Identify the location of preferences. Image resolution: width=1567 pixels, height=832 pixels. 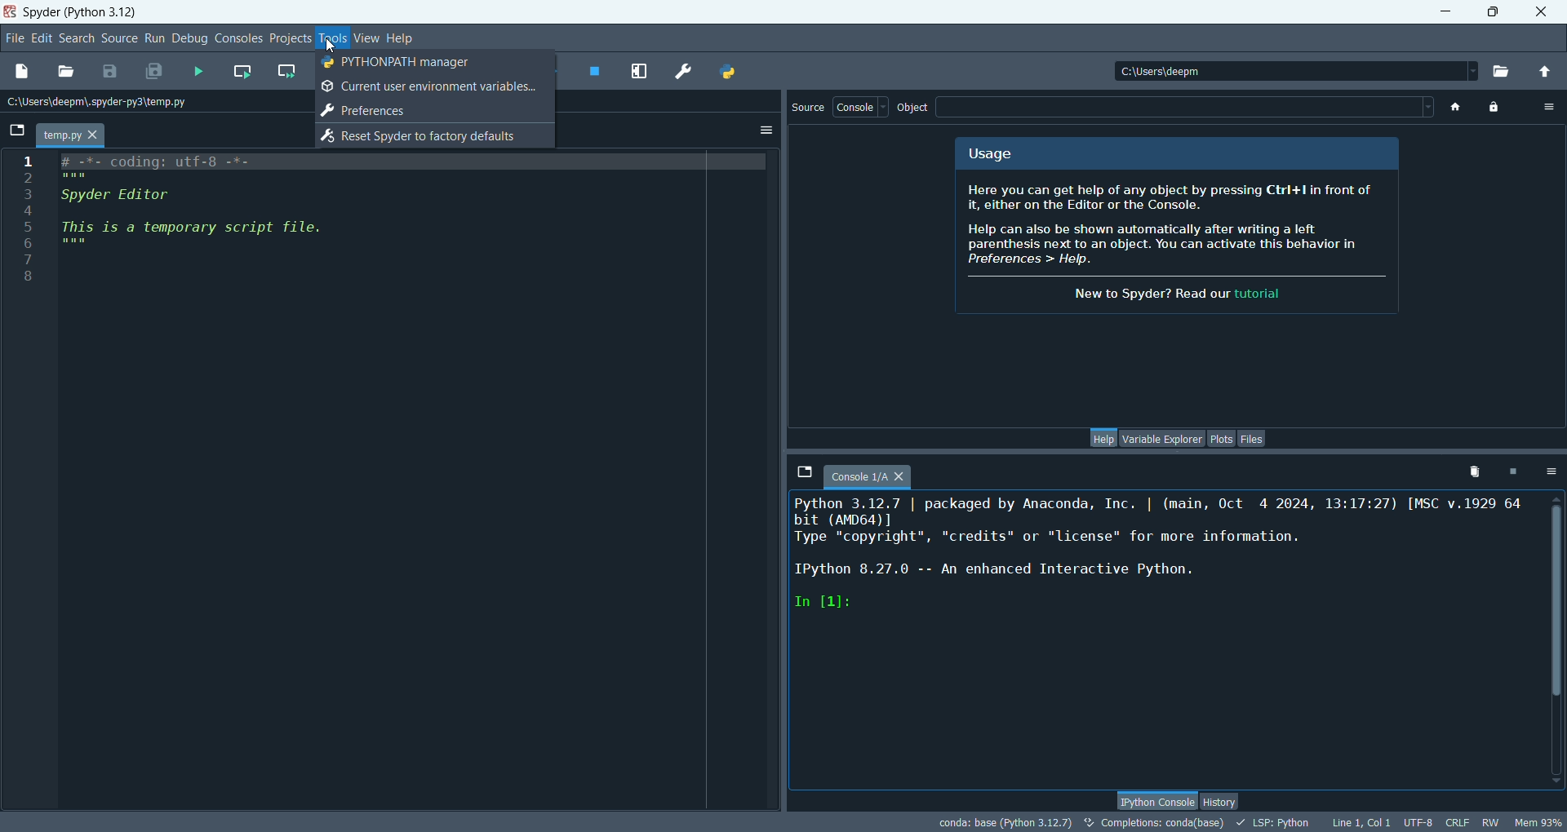
(681, 69).